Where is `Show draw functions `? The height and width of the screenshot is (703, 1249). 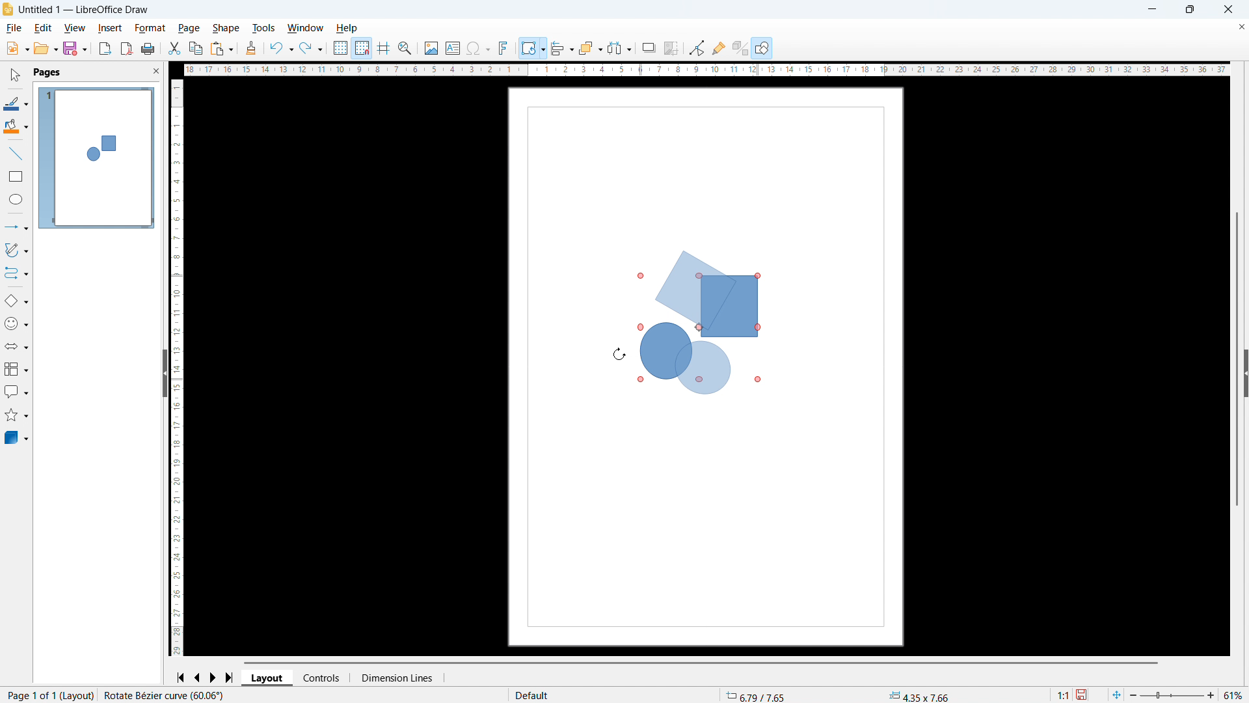
Show draw functions  is located at coordinates (762, 48).